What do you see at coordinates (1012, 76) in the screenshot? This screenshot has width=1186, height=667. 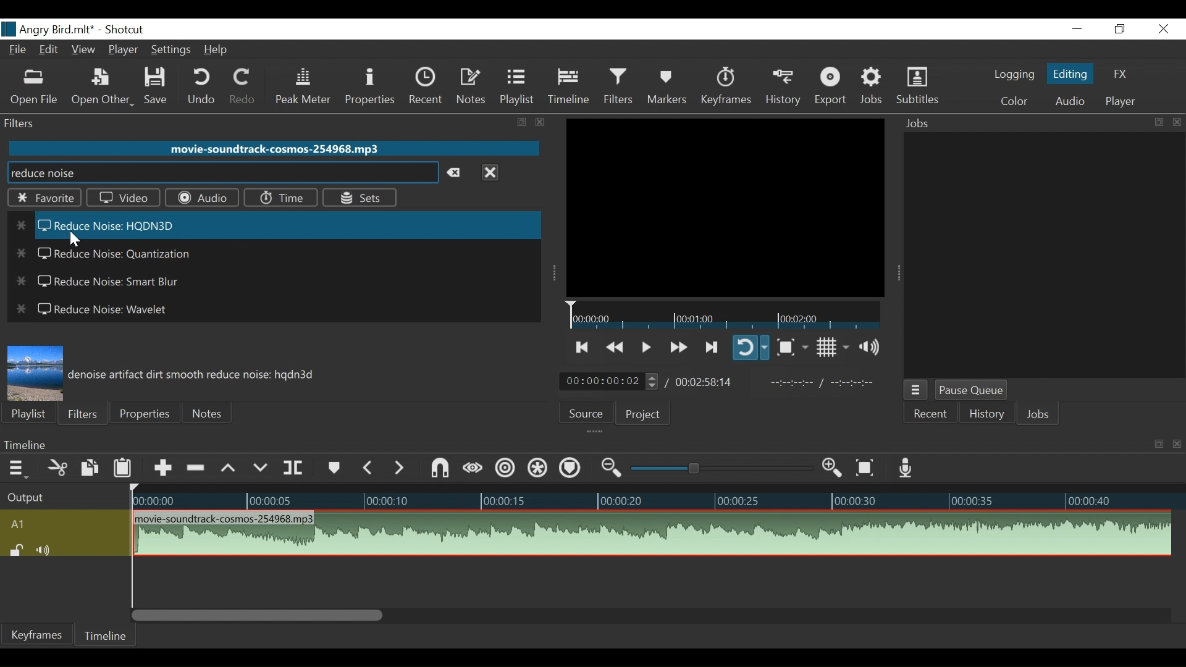 I see `logging` at bounding box center [1012, 76].